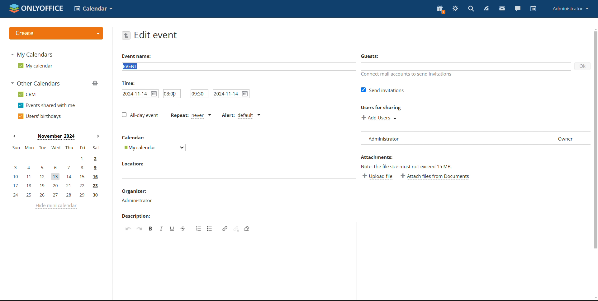 The width and height of the screenshot is (598, 301). I want to click on users for sharing, so click(380, 108).